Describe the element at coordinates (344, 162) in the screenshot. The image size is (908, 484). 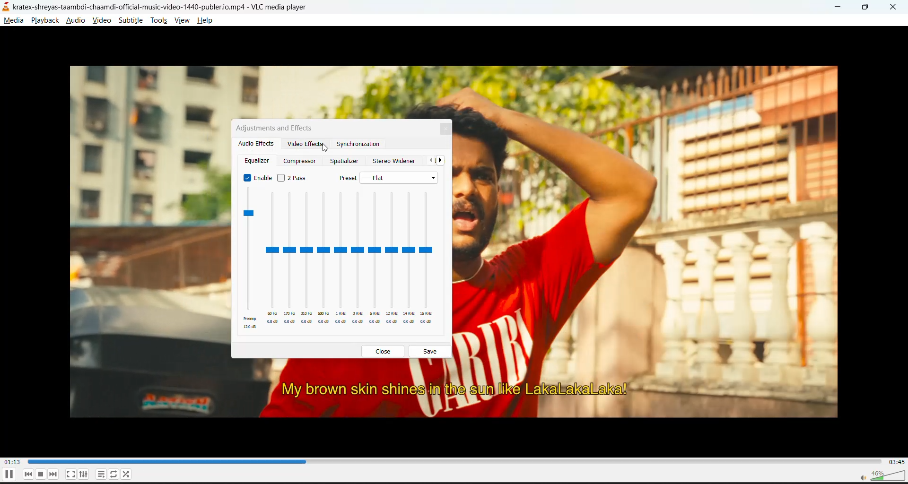
I see `spatializer` at that location.